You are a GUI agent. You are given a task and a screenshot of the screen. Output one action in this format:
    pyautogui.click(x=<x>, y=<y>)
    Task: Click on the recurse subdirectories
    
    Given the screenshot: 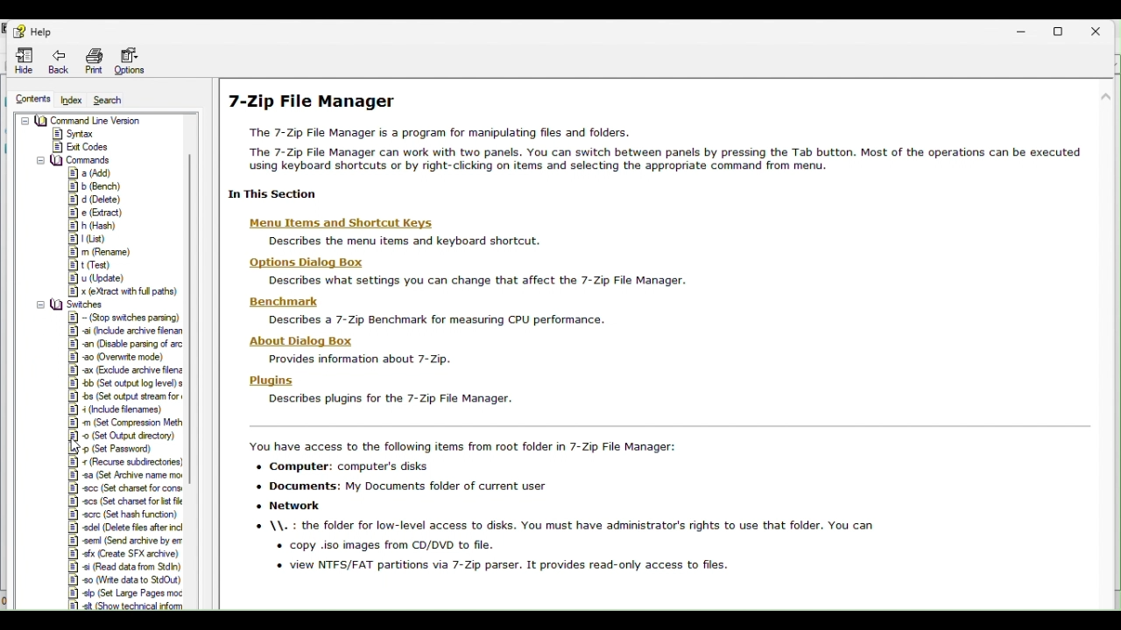 What is the action you would take?
    pyautogui.click(x=124, y=462)
    